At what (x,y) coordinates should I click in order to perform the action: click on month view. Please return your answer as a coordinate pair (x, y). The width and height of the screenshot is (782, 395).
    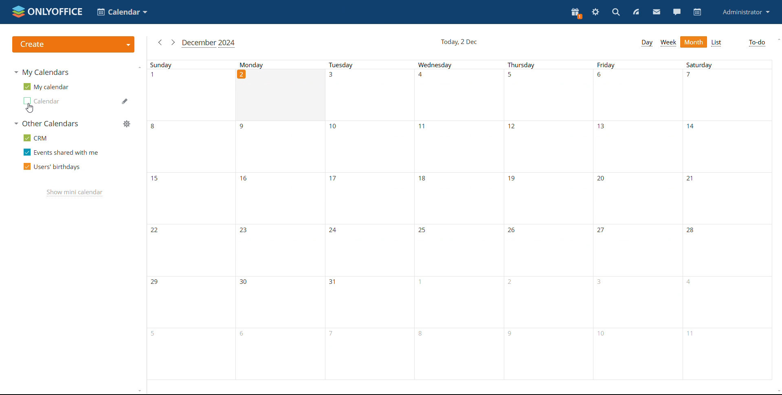
    Looking at the image, I should click on (694, 42).